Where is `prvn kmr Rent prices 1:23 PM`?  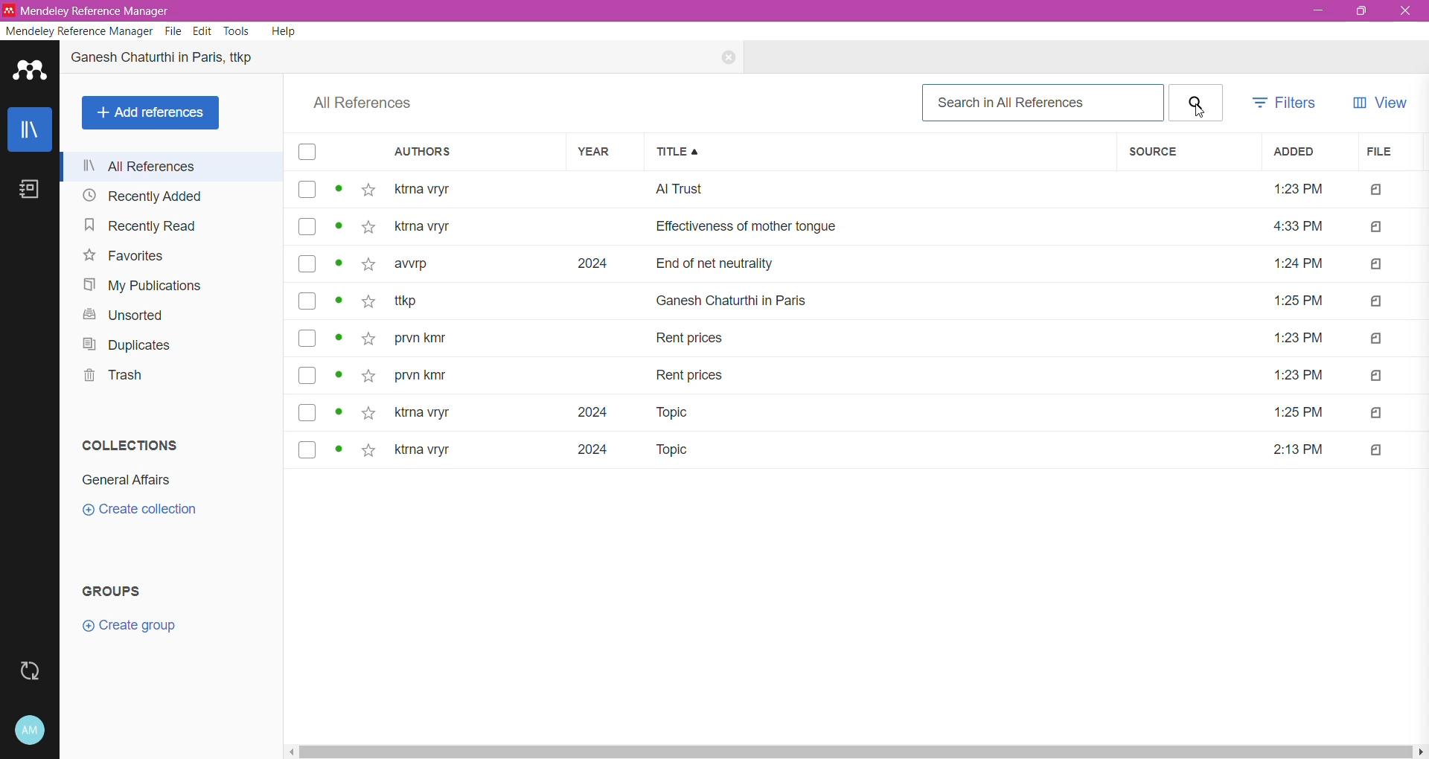
prvn kmr Rent prices 1:23 PM is located at coordinates (860, 341).